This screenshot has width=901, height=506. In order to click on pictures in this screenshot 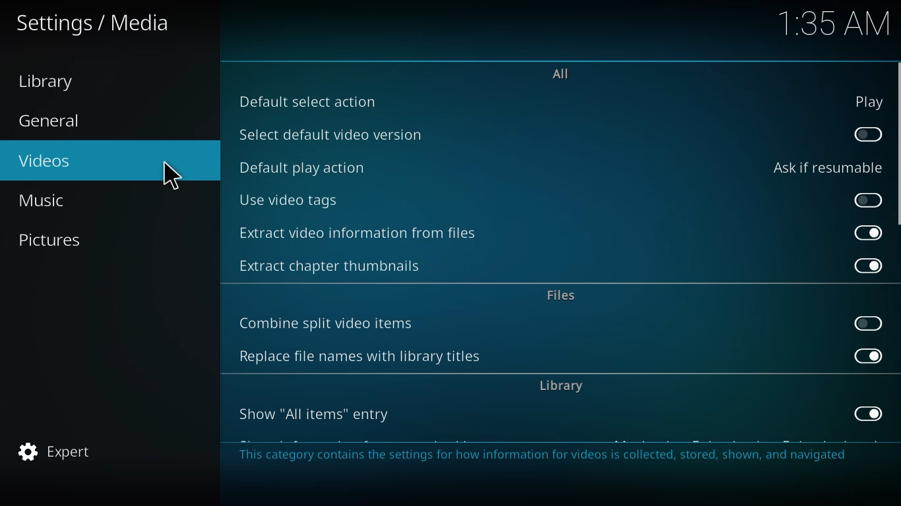, I will do `click(52, 239)`.